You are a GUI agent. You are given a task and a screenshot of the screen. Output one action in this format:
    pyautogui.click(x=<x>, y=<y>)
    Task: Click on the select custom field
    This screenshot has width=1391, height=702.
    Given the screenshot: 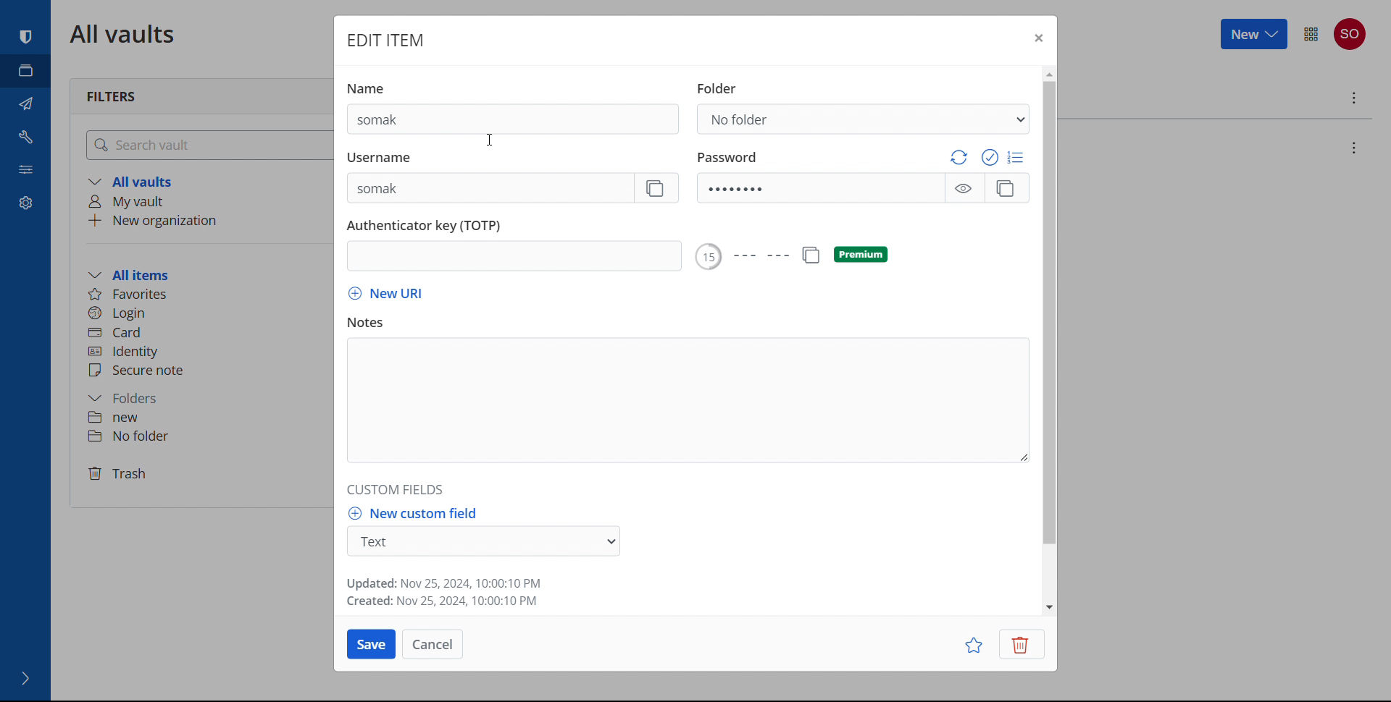 What is the action you would take?
    pyautogui.click(x=484, y=541)
    